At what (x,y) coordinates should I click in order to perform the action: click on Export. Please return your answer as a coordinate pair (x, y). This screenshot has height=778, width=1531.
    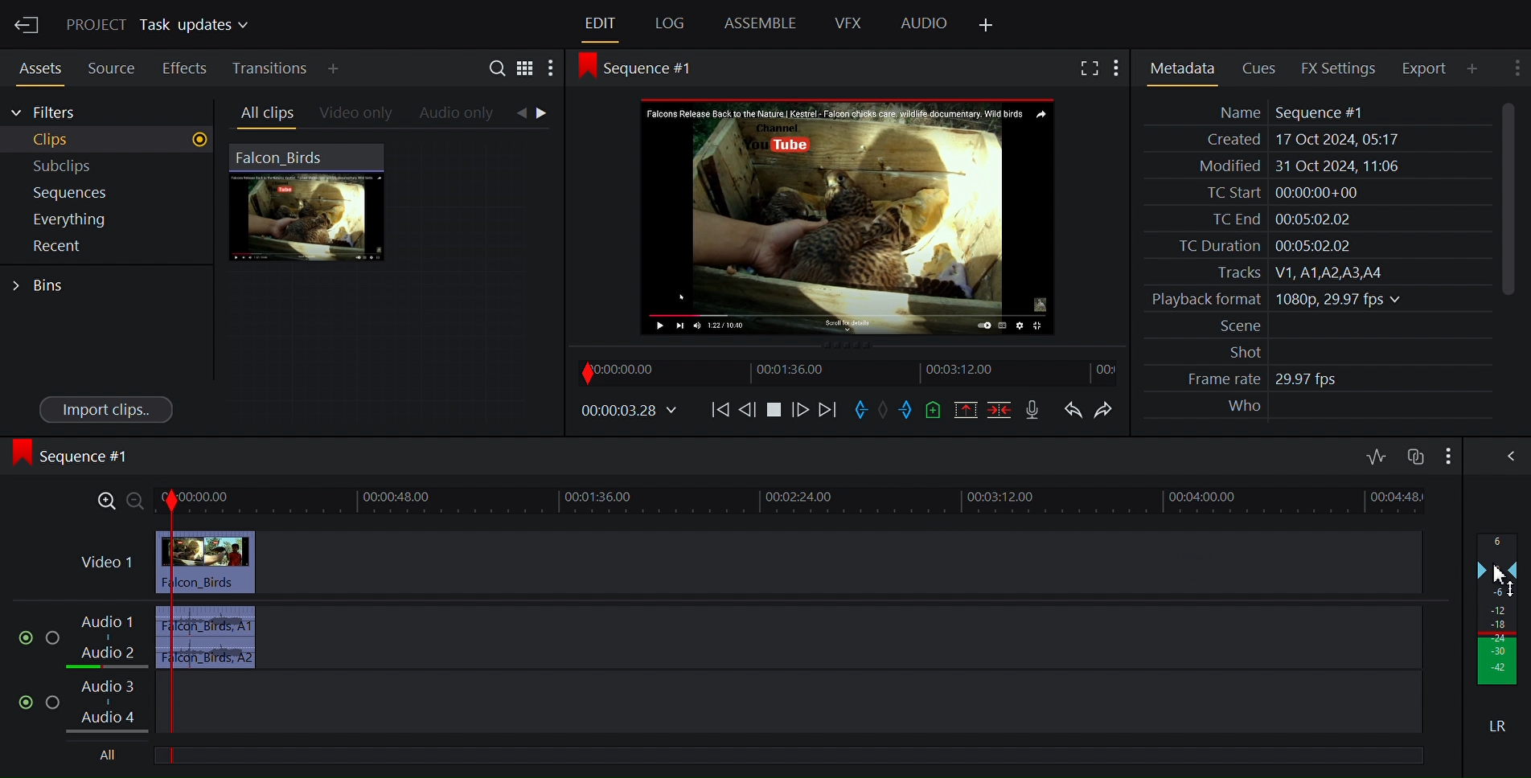
    Looking at the image, I should click on (1422, 68).